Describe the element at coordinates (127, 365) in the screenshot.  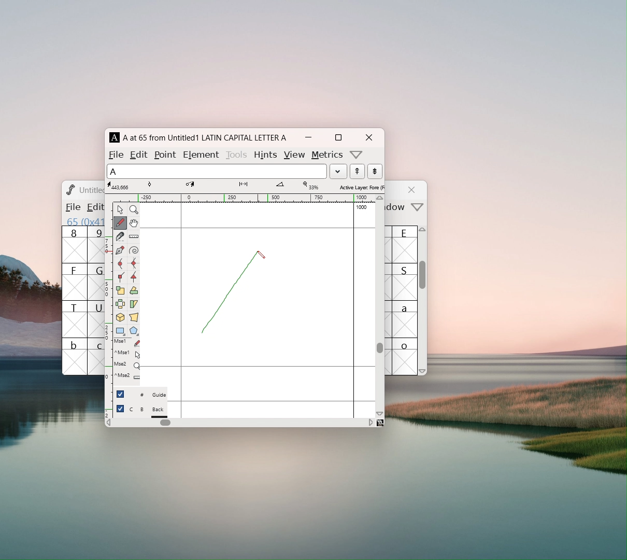
I see `Mse2` at that location.